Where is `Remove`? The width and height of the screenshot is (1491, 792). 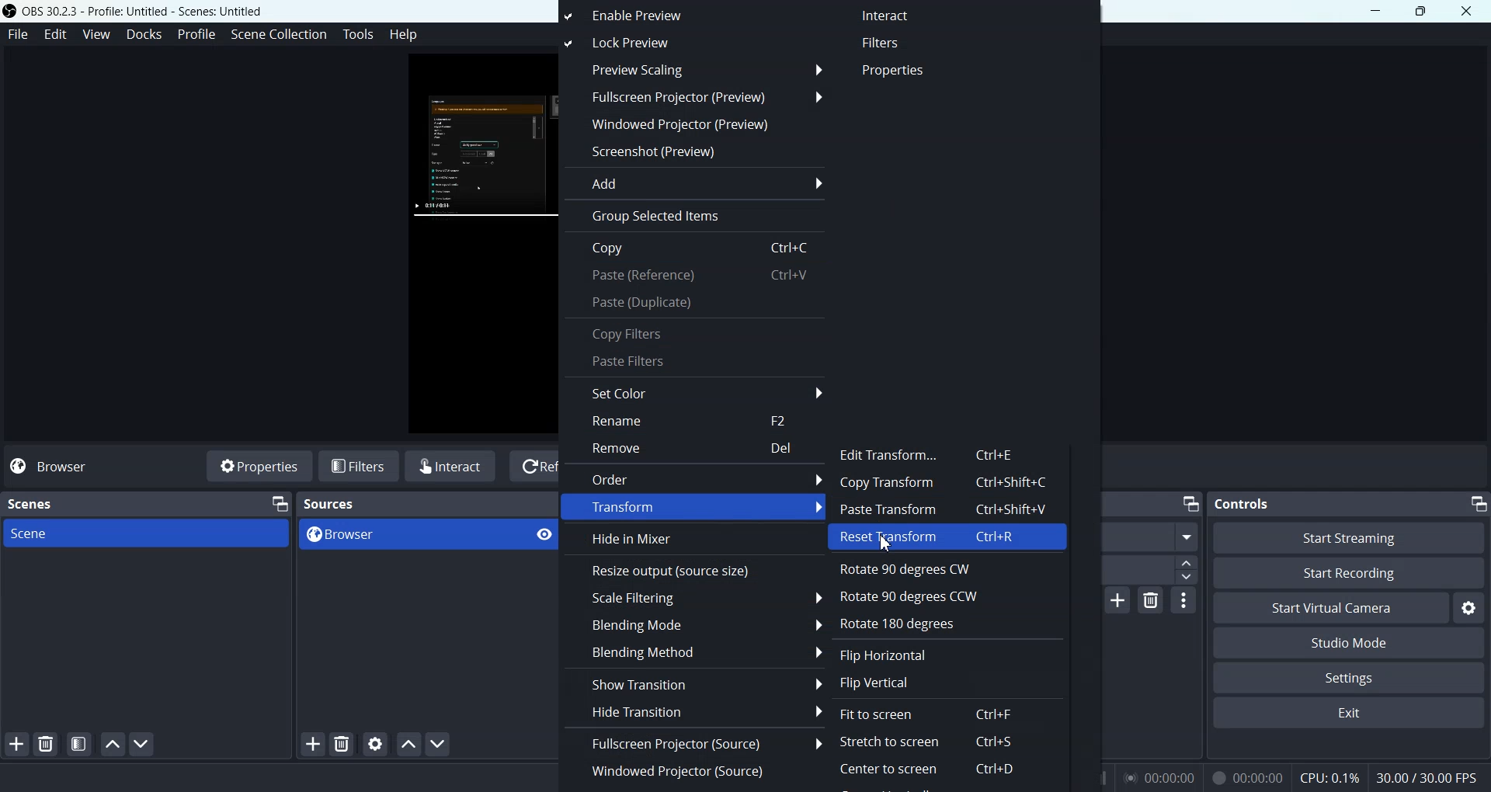
Remove is located at coordinates (696, 450).